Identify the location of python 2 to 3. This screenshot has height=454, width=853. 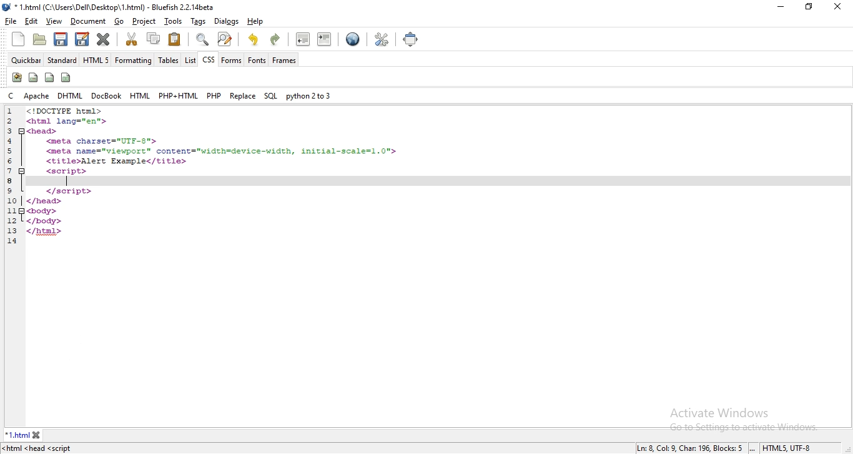
(307, 95).